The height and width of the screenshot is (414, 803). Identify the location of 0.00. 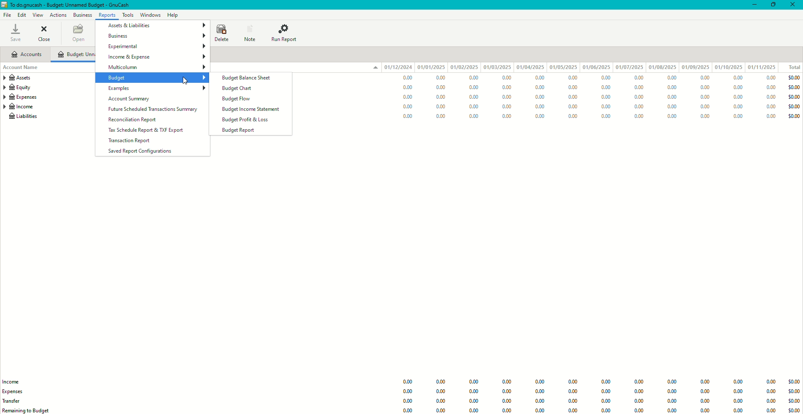
(770, 77).